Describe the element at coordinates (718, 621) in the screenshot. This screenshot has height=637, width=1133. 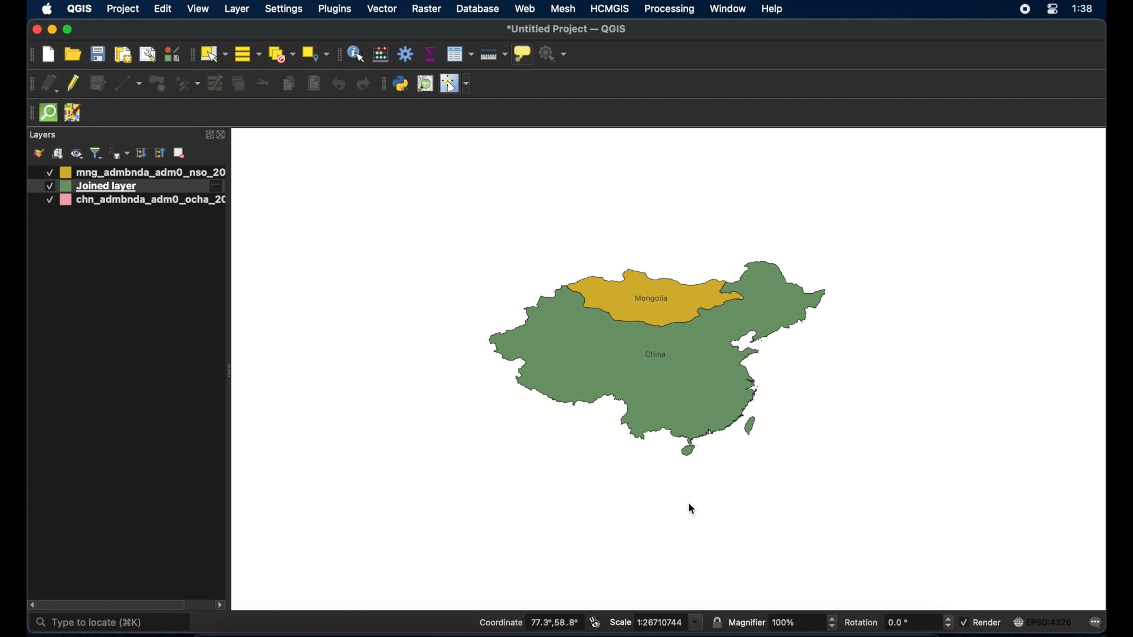
I see `lock scale` at that location.